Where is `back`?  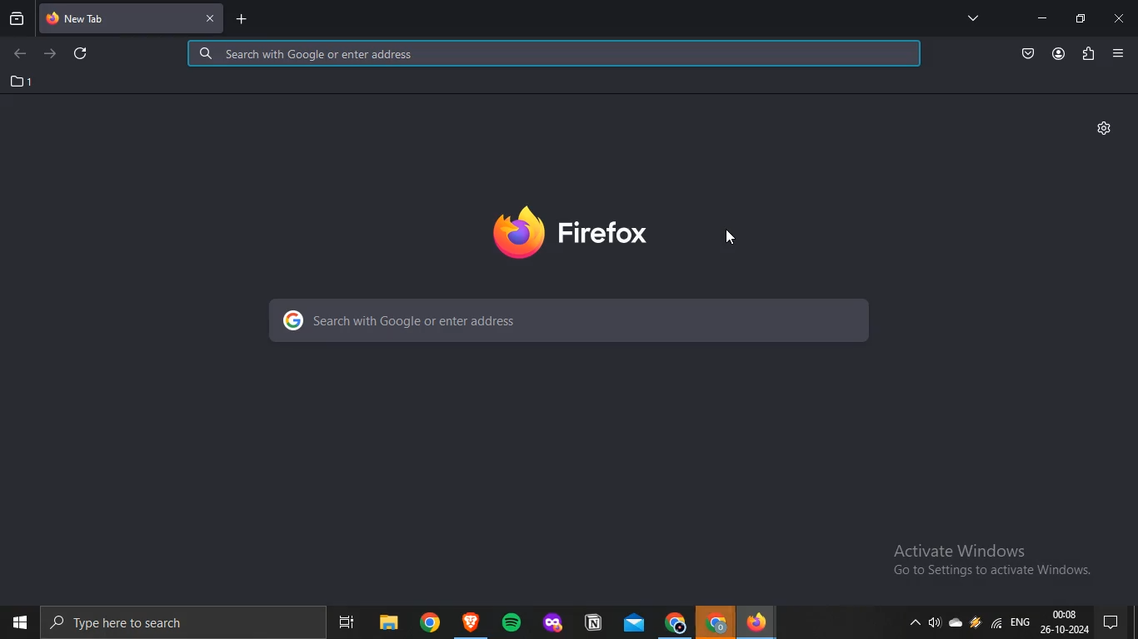
back is located at coordinates (19, 54).